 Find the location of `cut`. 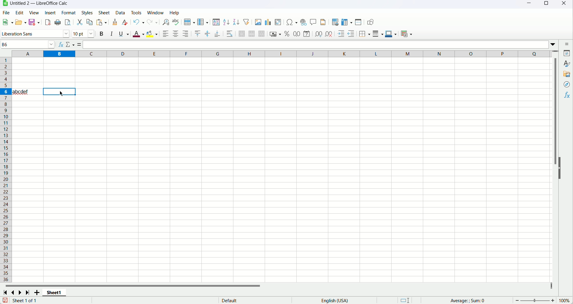

cut is located at coordinates (79, 23).